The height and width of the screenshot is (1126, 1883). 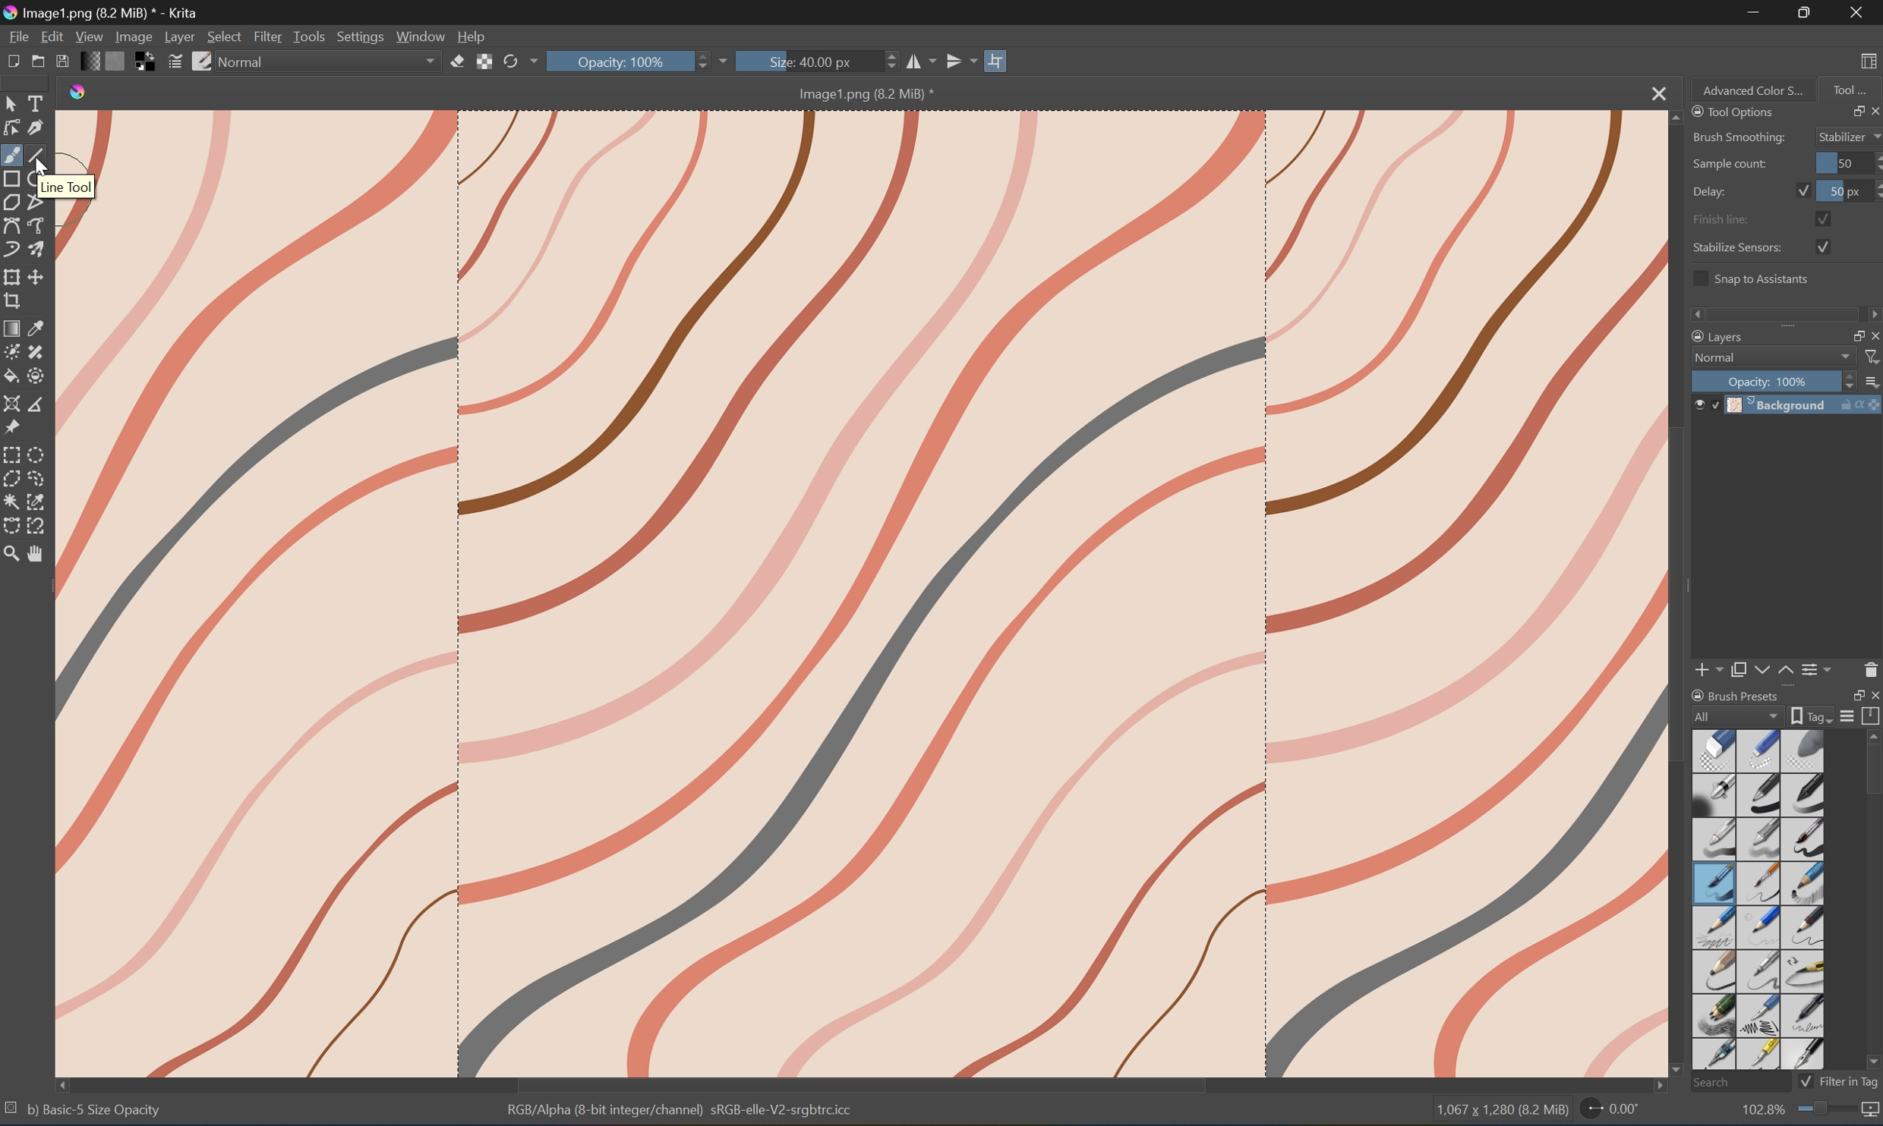 I want to click on Background, so click(x=1806, y=404).